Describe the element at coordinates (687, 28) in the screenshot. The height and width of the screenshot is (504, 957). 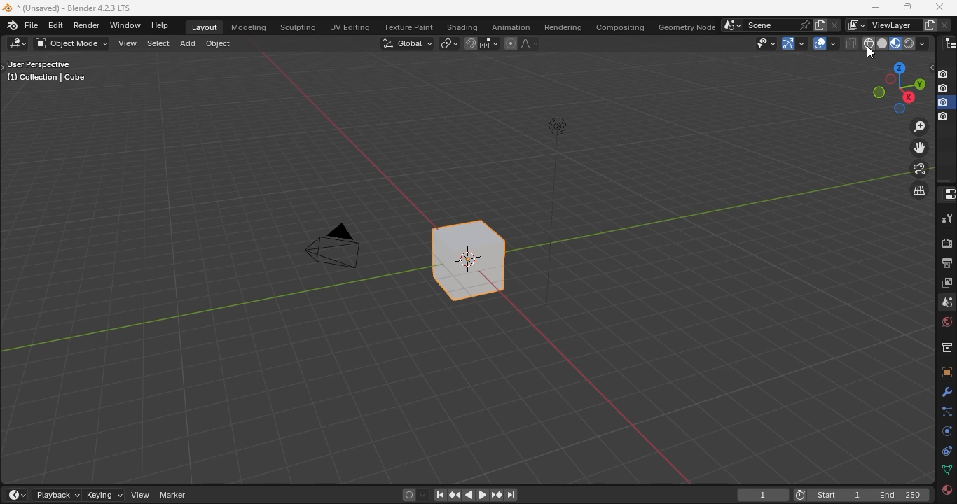
I see `geometry node` at that location.